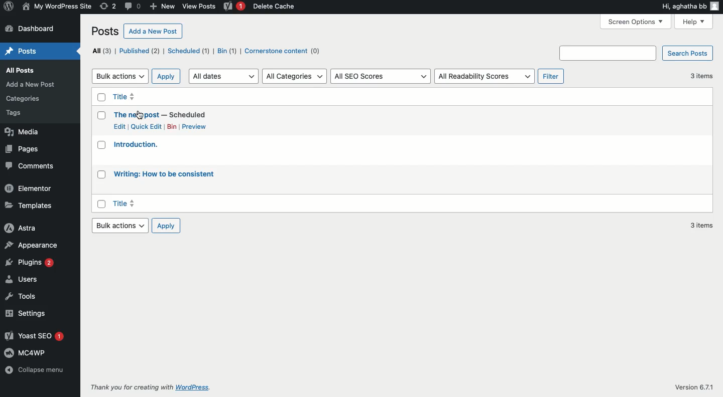 This screenshot has height=397, width=723. What do you see at coordinates (20, 70) in the screenshot?
I see `All Posts` at bounding box center [20, 70].